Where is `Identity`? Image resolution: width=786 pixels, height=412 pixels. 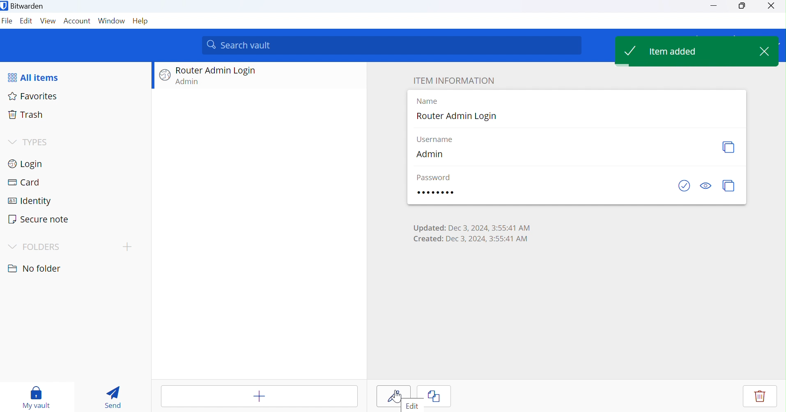
Identity is located at coordinates (31, 200).